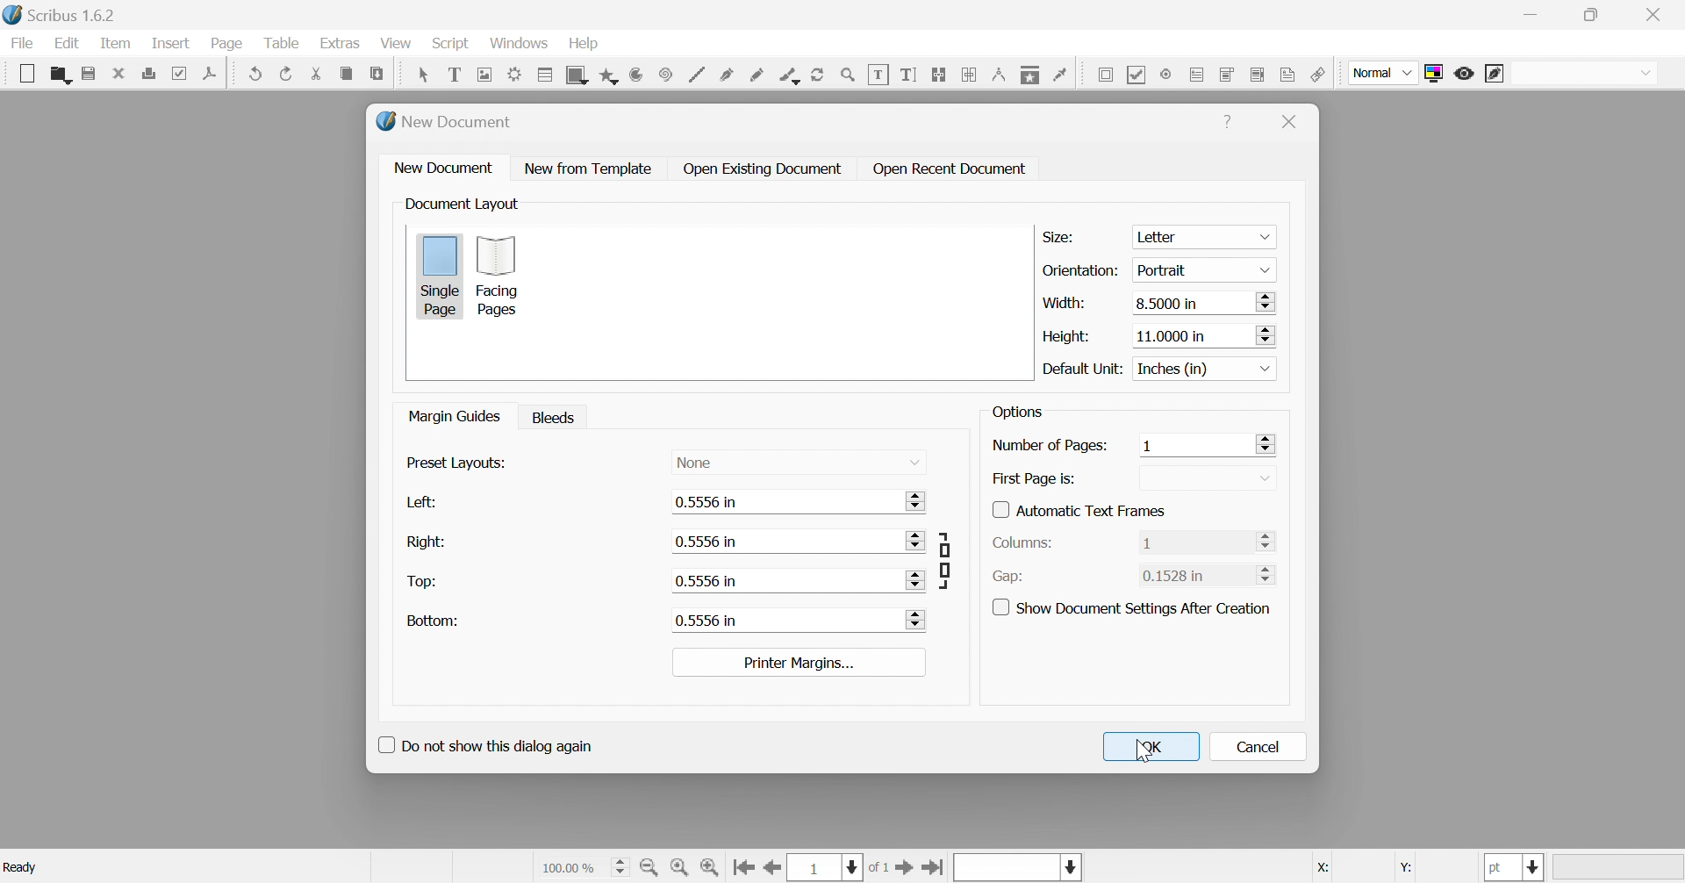 The image size is (1685, 883). I want to click on facing pages, so click(504, 277).